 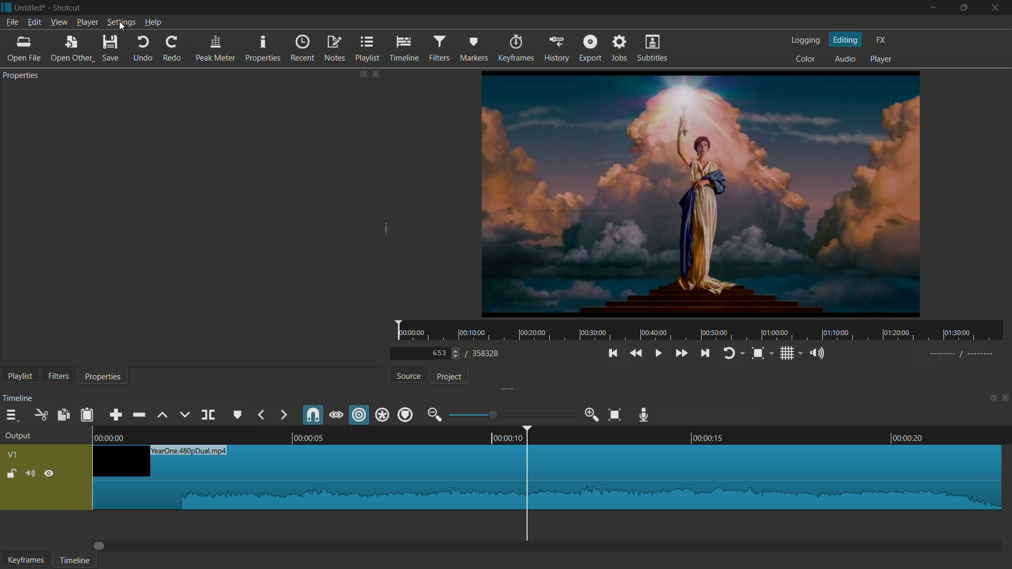 I want to click on 0.00.00, so click(x=109, y=437).